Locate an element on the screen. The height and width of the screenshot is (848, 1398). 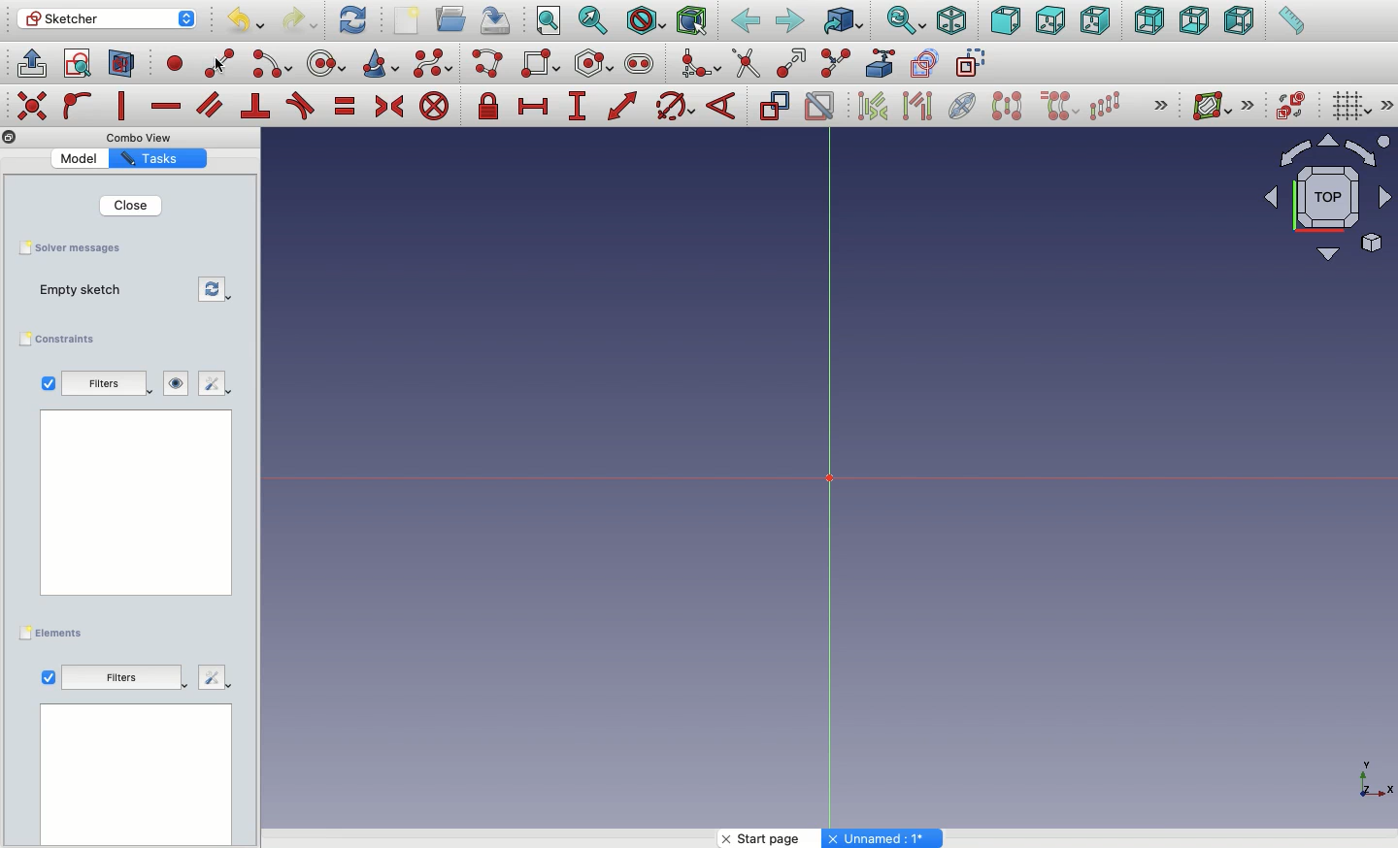
View is located at coordinates (48, 676).